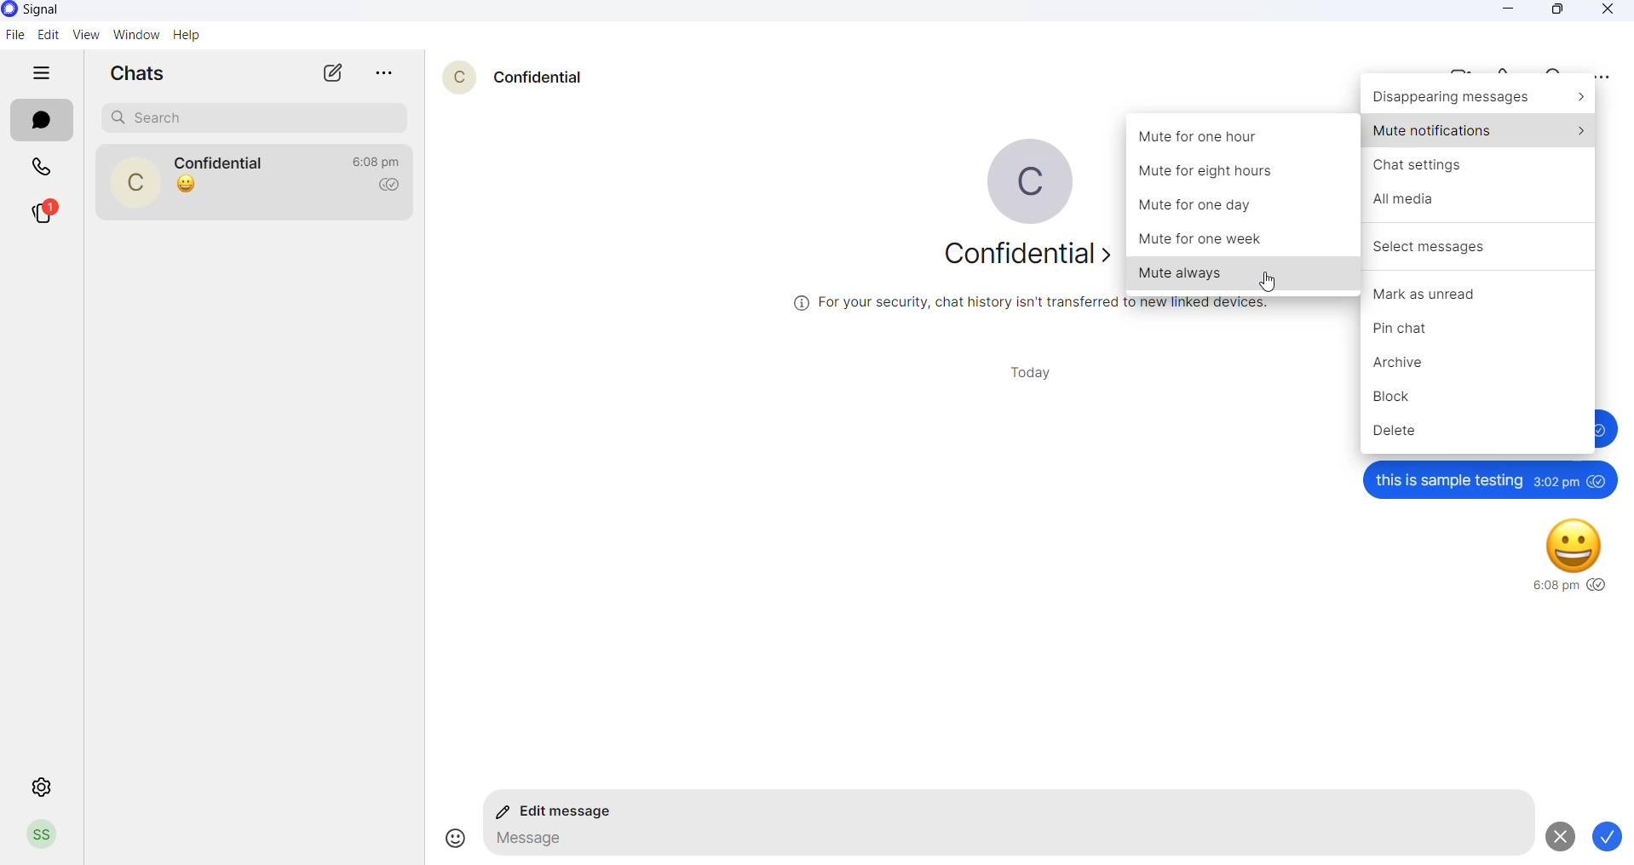 The image size is (1634, 865). What do you see at coordinates (254, 117) in the screenshot?
I see `search chat` at bounding box center [254, 117].